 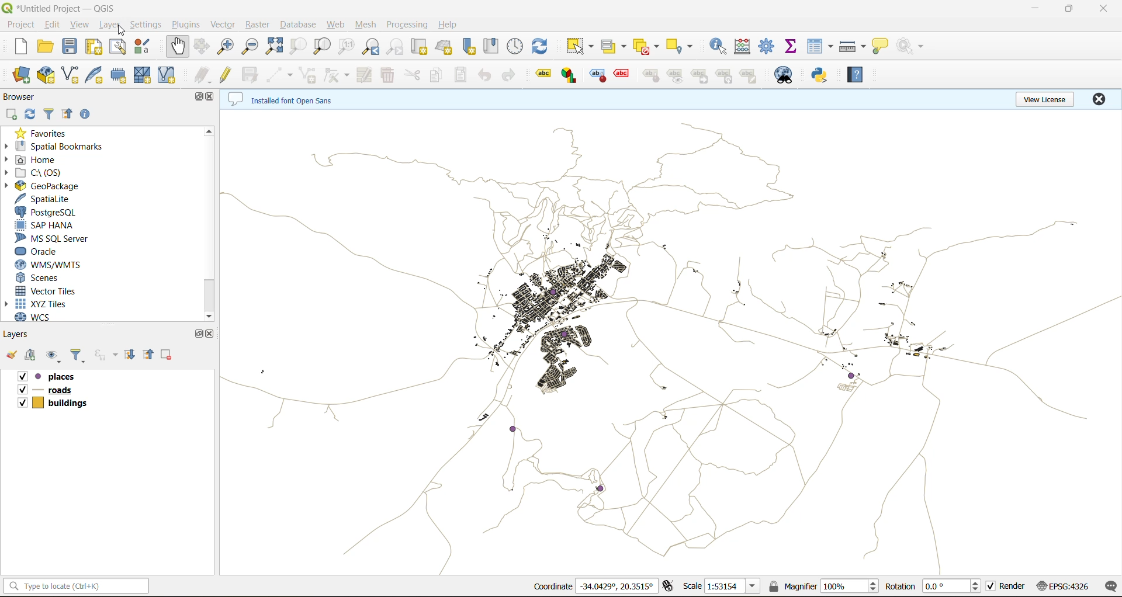 What do you see at coordinates (56, 211) in the screenshot?
I see `postgresql` at bounding box center [56, 211].